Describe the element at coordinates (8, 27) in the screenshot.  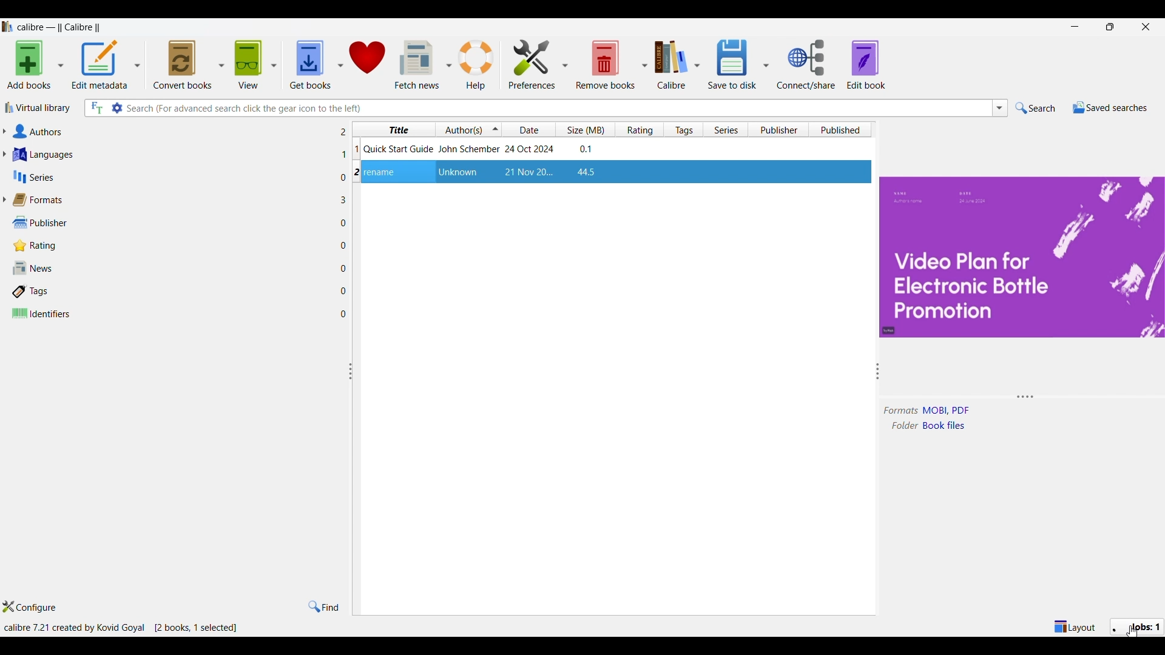
I see `Software logo` at that location.